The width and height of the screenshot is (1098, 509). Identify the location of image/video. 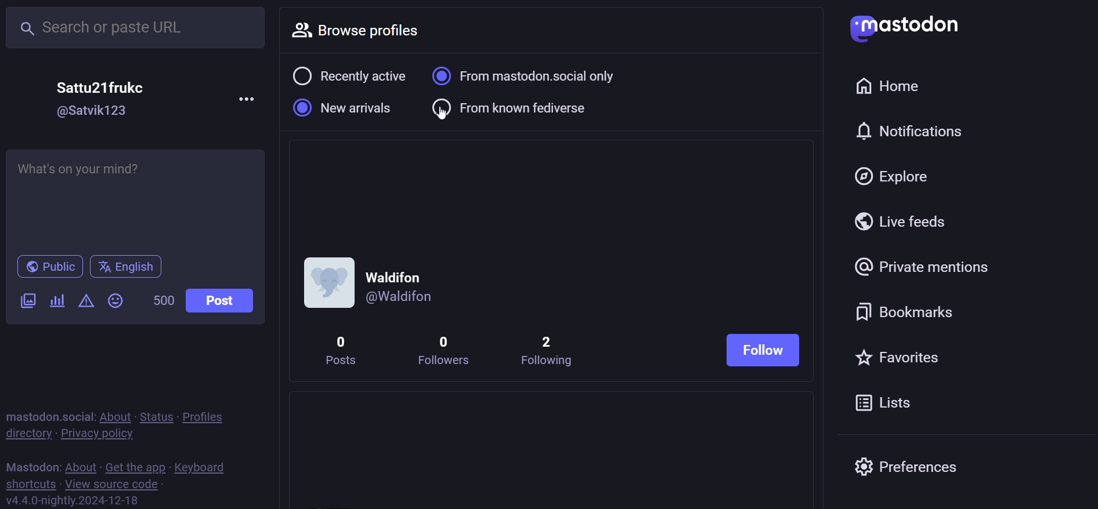
(27, 300).